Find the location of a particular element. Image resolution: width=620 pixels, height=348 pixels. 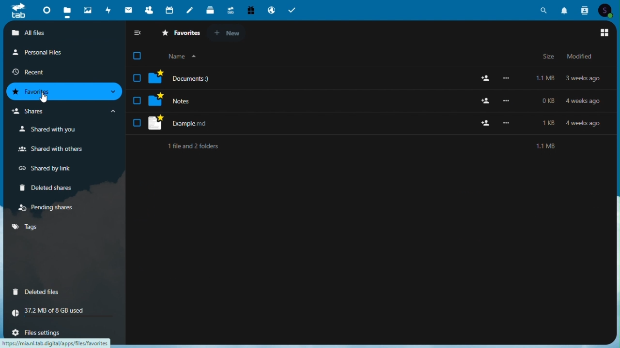

storage is located at coordinates (62, 313).